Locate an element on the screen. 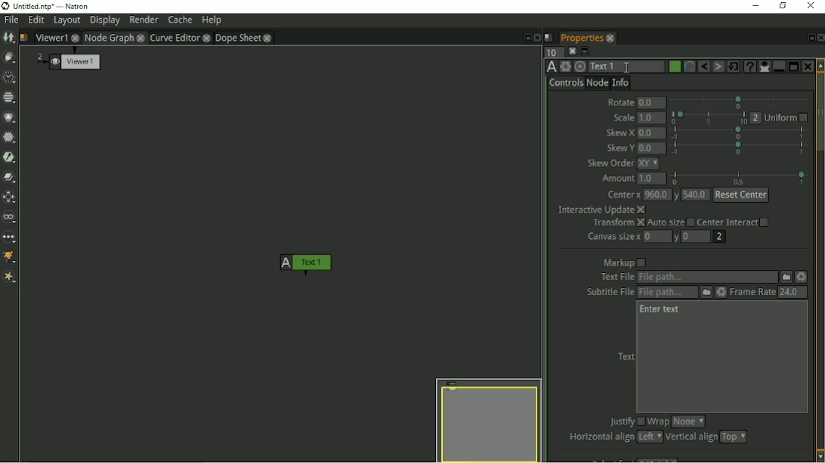  Curve Editor is located at coordinates (175, 38).